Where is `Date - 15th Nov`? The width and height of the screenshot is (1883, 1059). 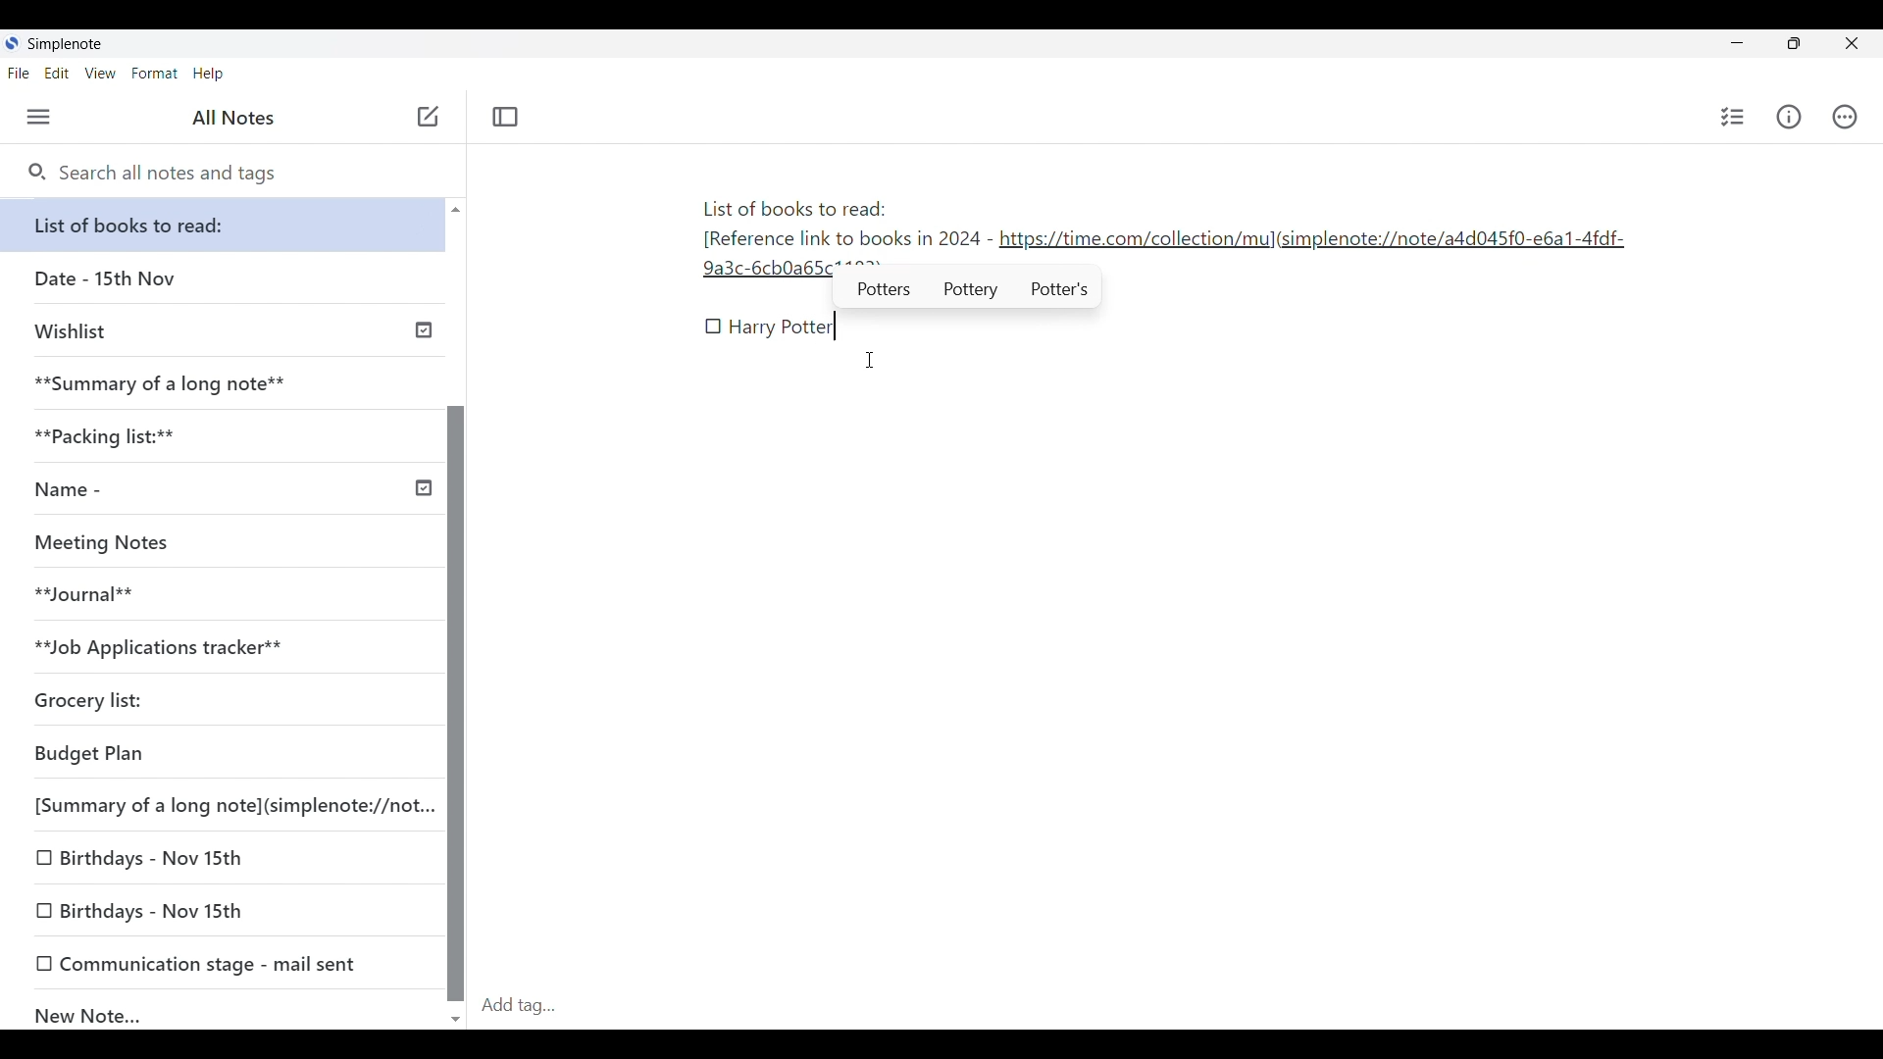
Date - 15th Nov is located at coordinates (224, 278).